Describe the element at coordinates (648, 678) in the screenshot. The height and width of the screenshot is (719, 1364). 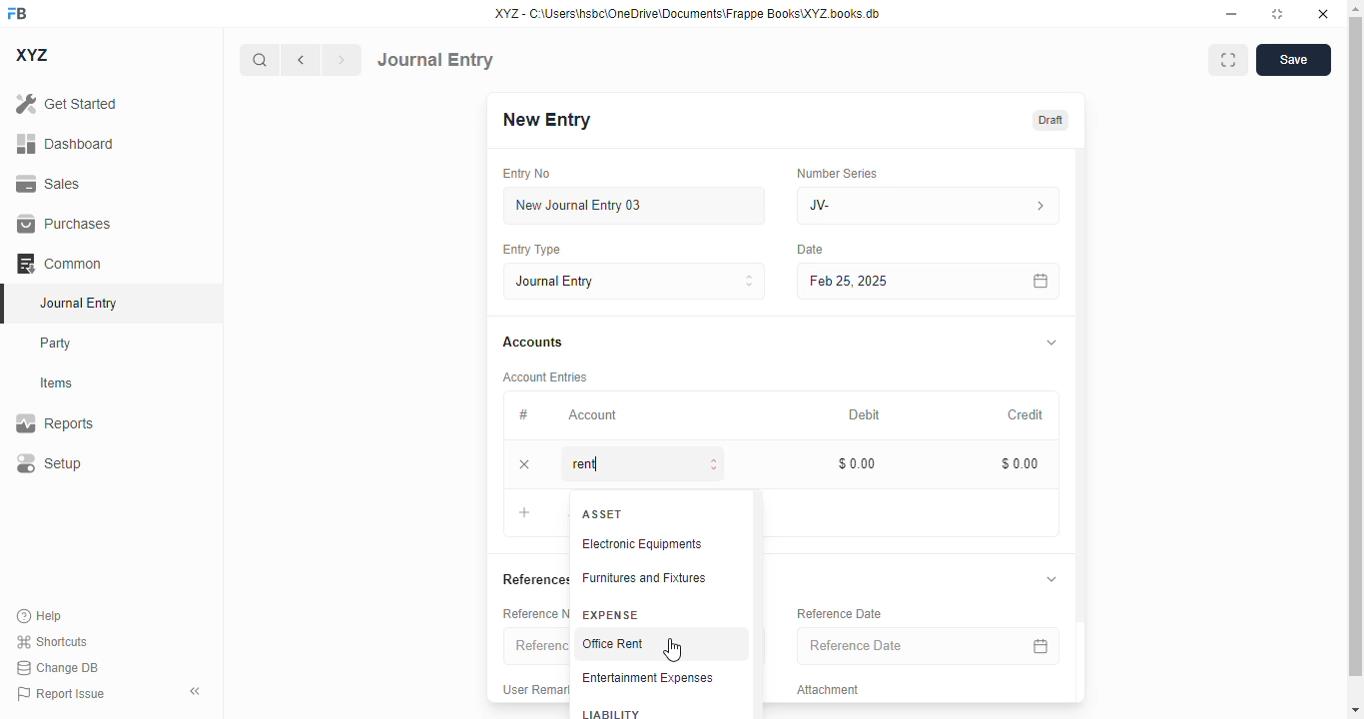
I see `entertainment expenses` at that location.